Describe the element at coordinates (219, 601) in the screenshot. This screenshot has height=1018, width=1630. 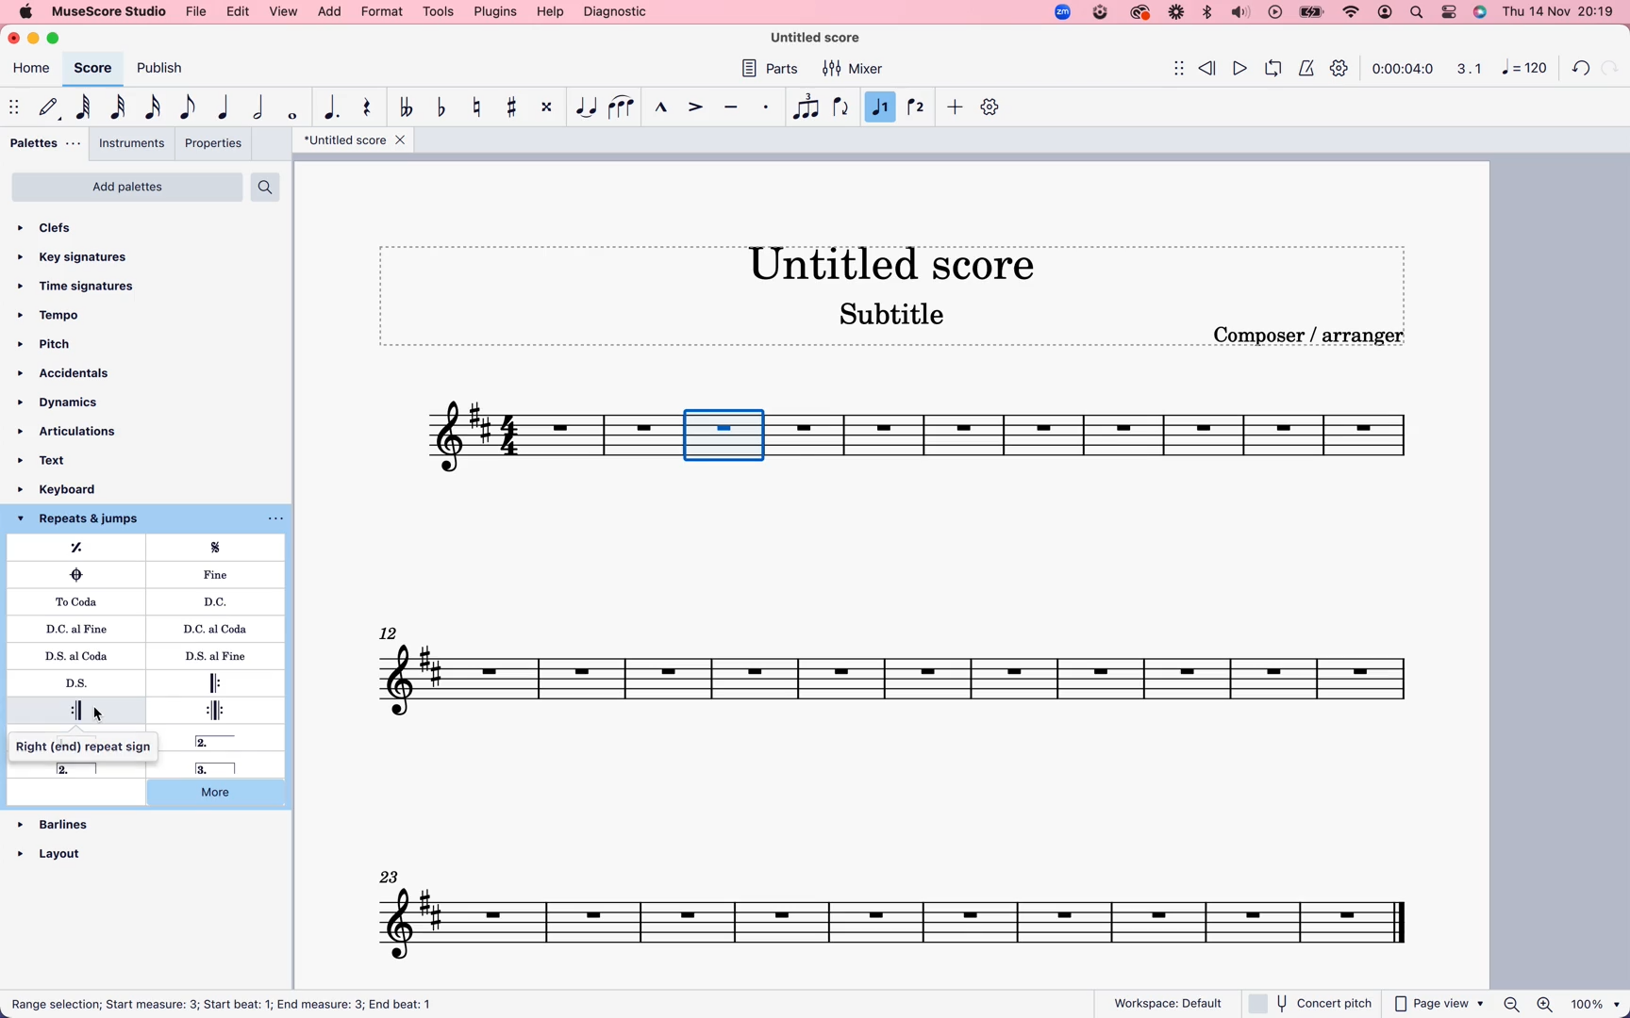
I see `d.c.` at that location.